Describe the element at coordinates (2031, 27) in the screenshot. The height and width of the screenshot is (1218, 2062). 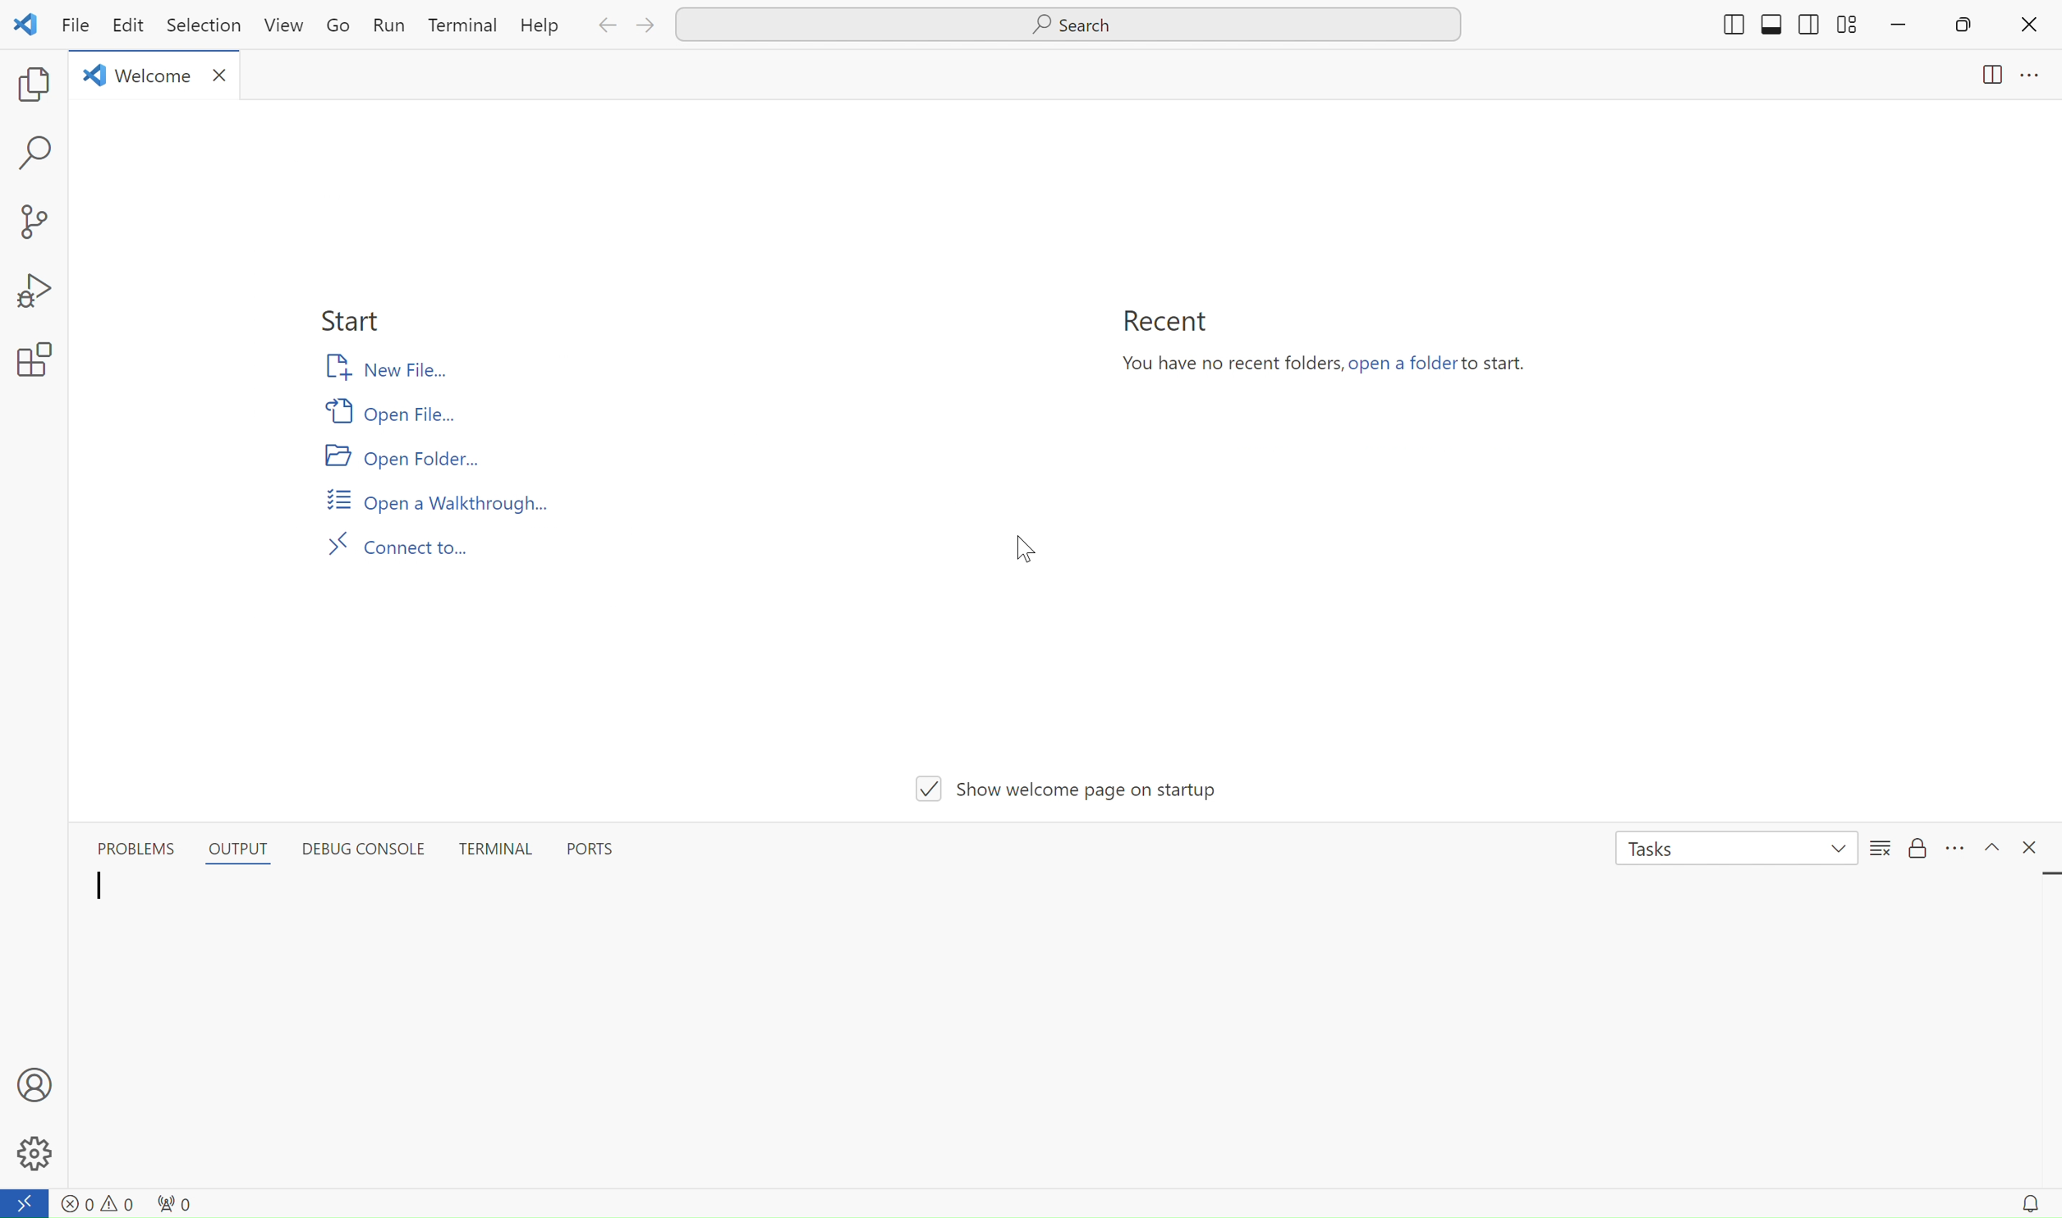
I see `close` at that location.